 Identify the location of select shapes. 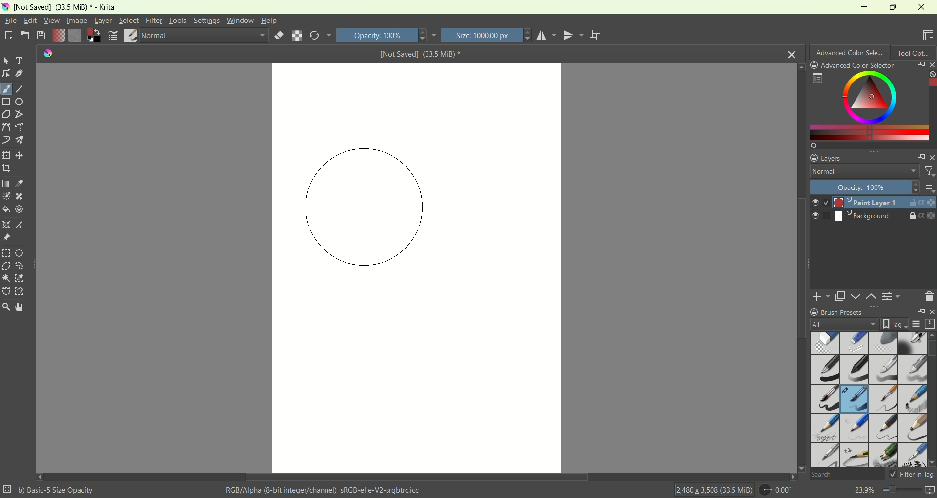
(6, 61).